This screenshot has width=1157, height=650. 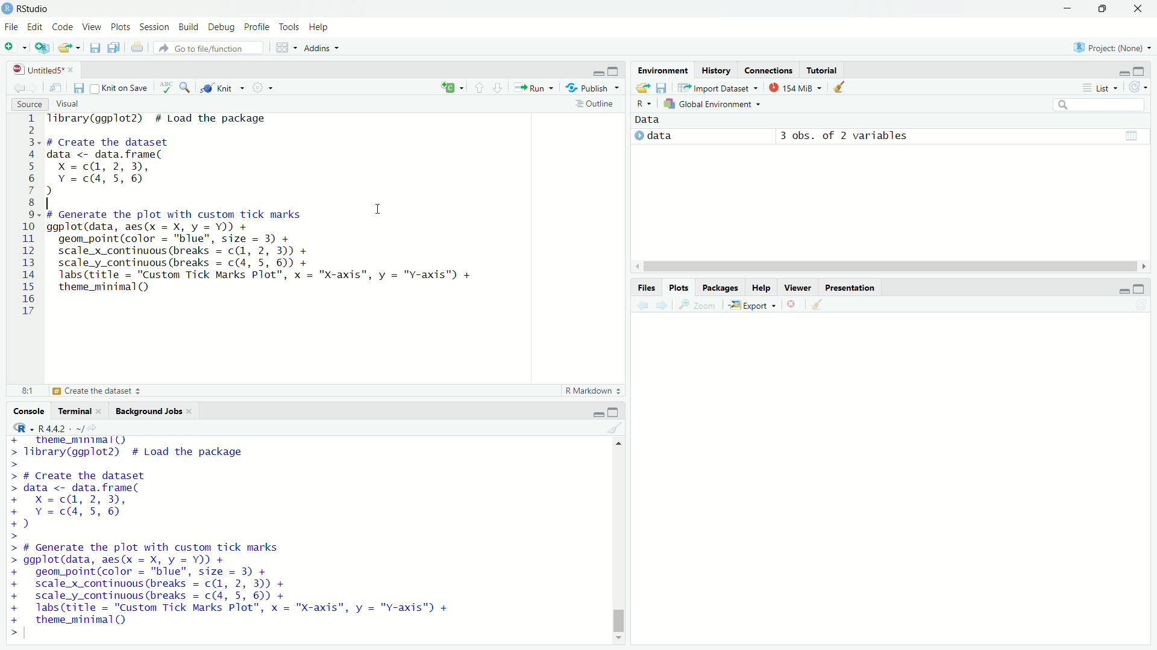 What do you see at coordinates (501, 89) in the screenshot?
I see `go to next section/chunk` at bounding box center [501, 89].